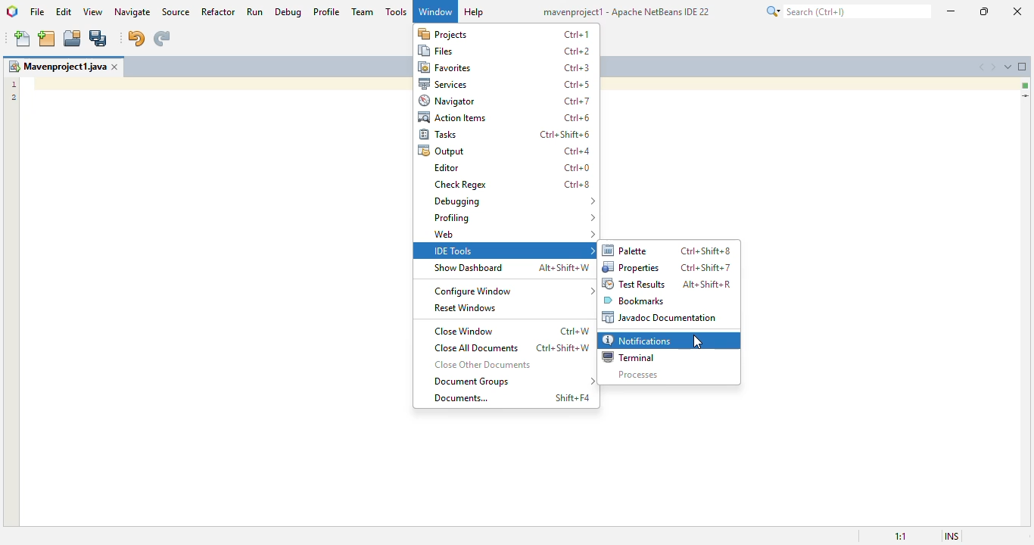 This screenshot has width=1034, height=545. What do you see at coordinates (514, 291) in the screenshot?
I see `configure window` at bounding box center [514, 291].